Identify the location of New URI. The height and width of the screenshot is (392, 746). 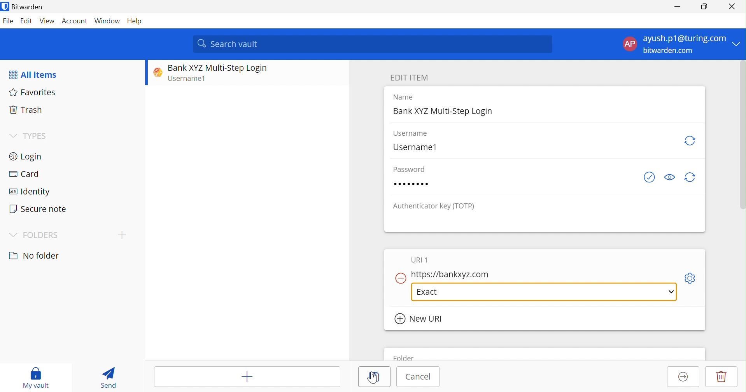
(419, 318).